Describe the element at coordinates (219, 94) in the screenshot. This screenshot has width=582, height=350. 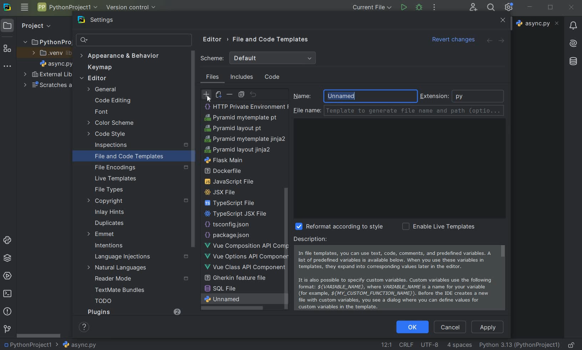
I see `create child template file` at that location.